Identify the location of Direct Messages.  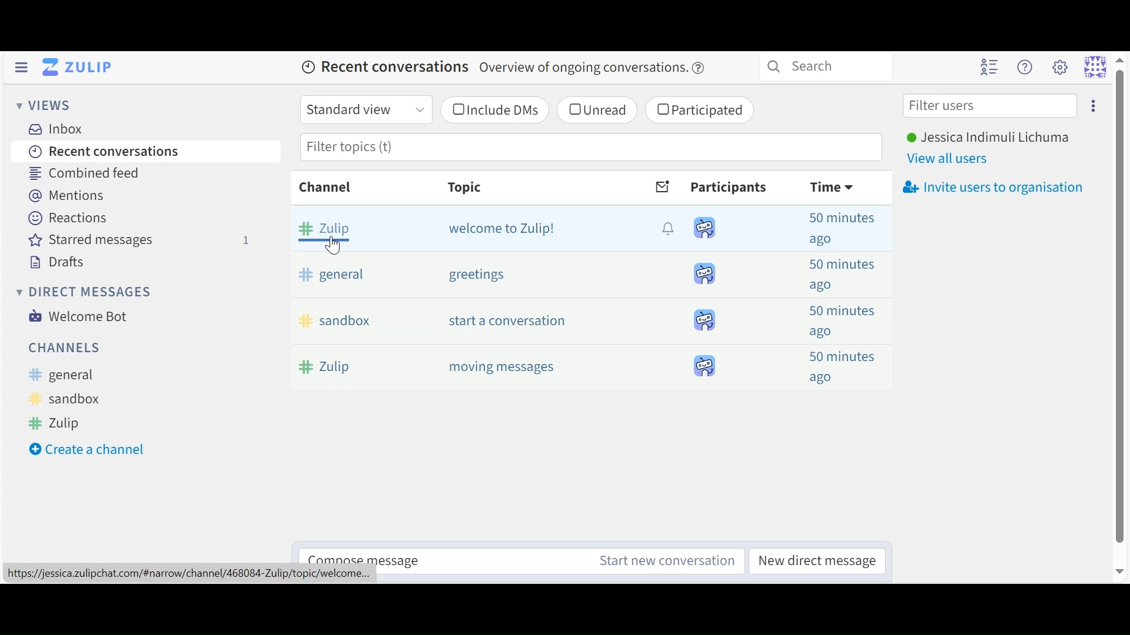
(82, 292).